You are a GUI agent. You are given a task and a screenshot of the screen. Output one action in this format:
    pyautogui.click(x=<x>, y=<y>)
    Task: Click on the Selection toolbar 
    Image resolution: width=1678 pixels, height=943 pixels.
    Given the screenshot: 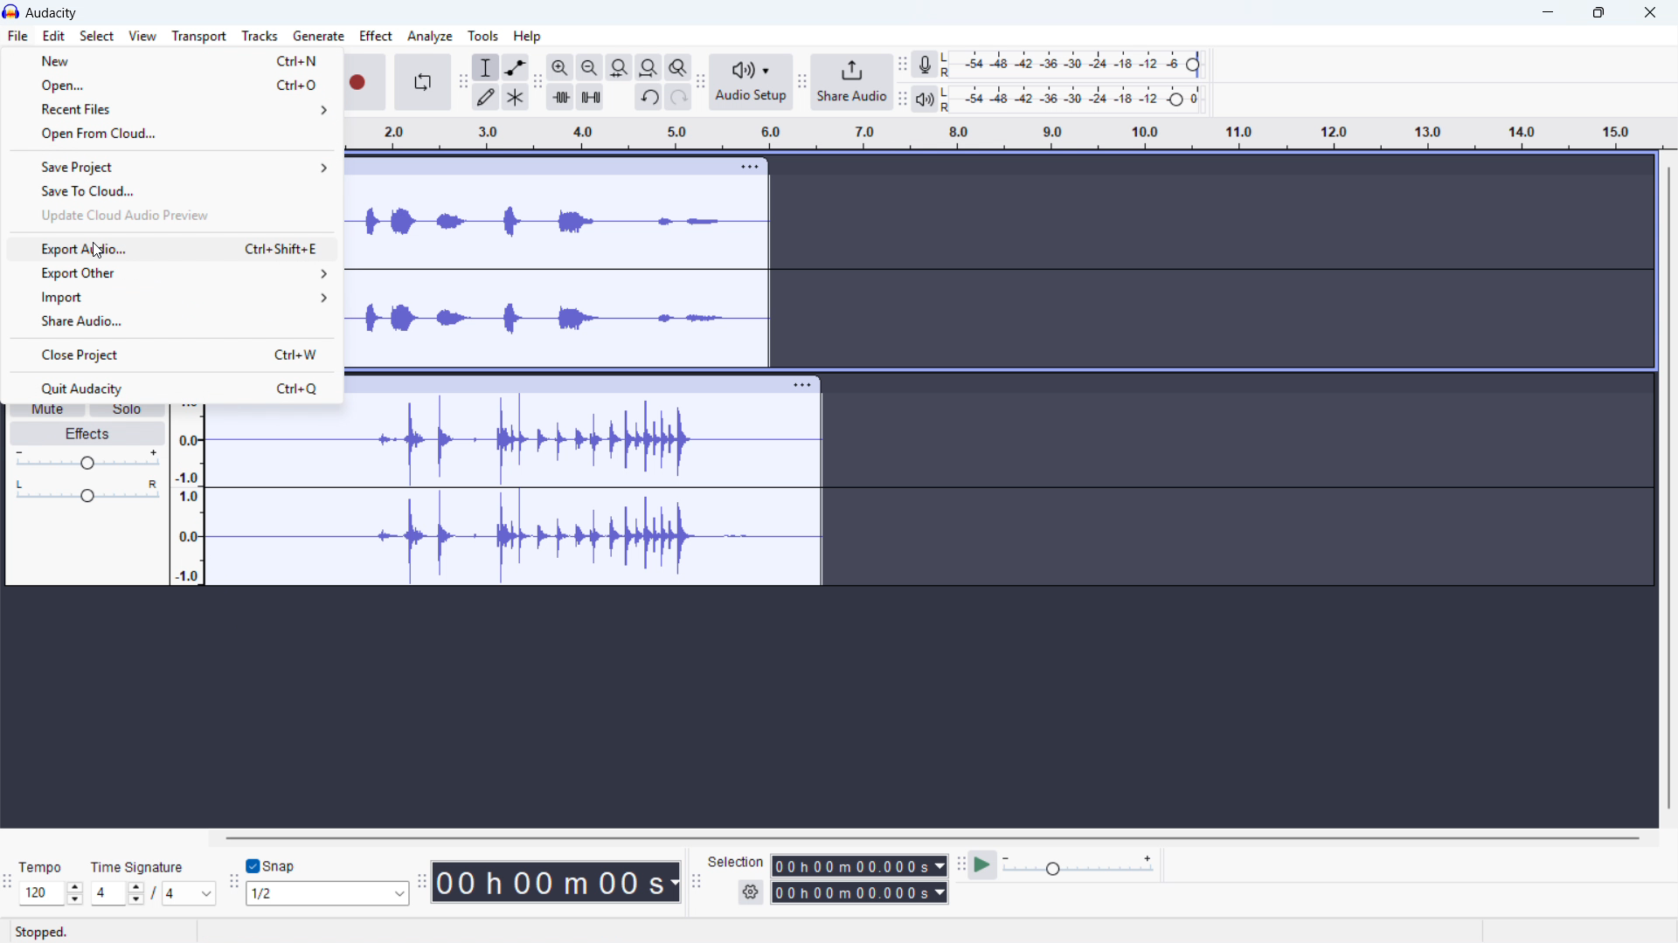 What is the action you would take?
    pyautogui.click(x=695, y=884)
    